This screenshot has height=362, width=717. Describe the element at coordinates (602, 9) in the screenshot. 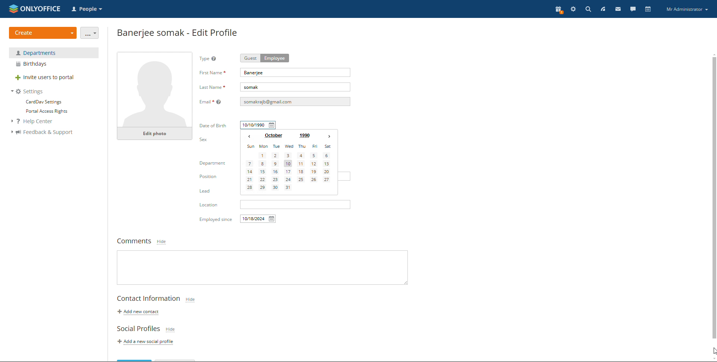

I see `feed` at that location.